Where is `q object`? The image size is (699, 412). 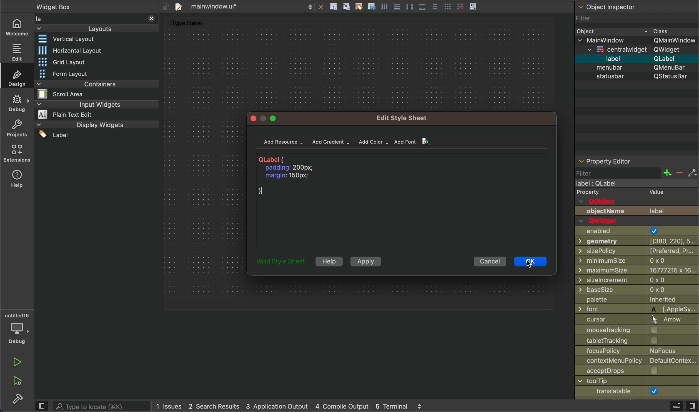 q object is located at coordinates (610, 202).